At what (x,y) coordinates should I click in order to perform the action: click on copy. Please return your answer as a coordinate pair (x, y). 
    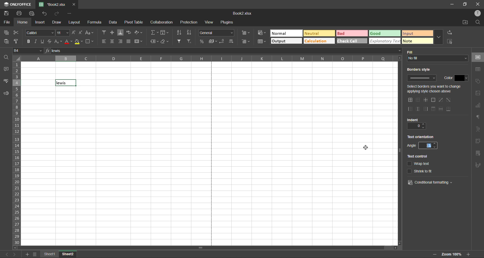
    Looking at the image, I should click on (7, 33).